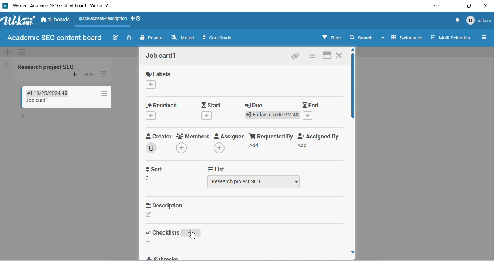  What do you see at coordinates (352, 86) in the screenshot?
I see `vertical scroll bar` at bounding box center [352, 86].